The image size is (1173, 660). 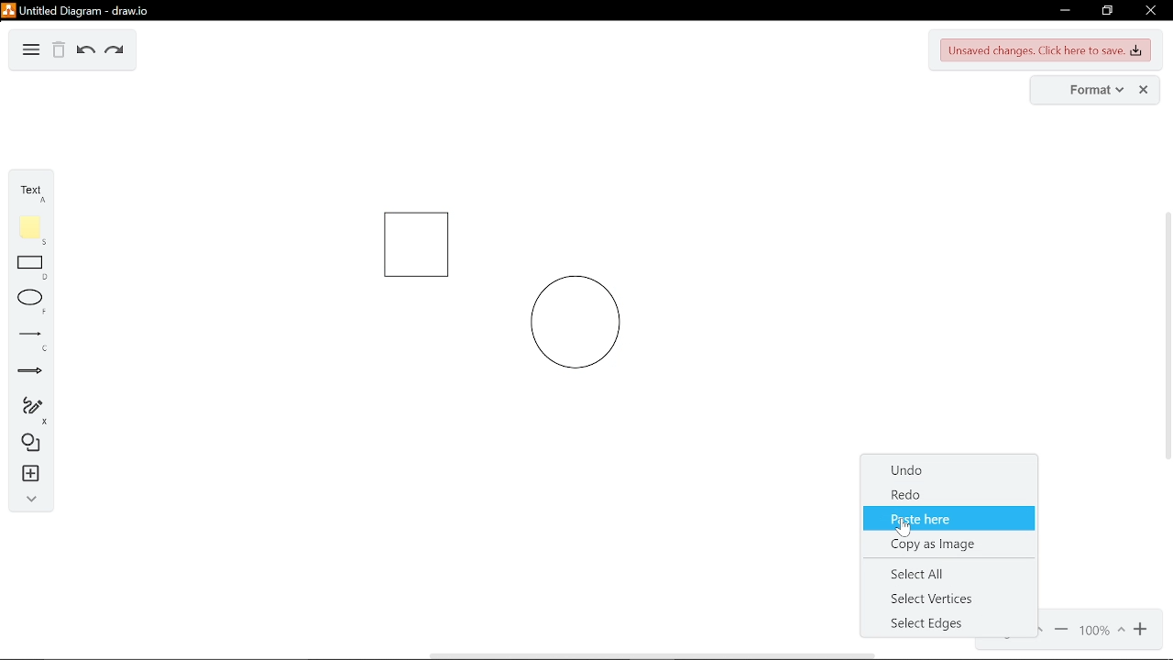 I want to click on Unsaved changes. Click here to save, so click(x=1047, y=51).